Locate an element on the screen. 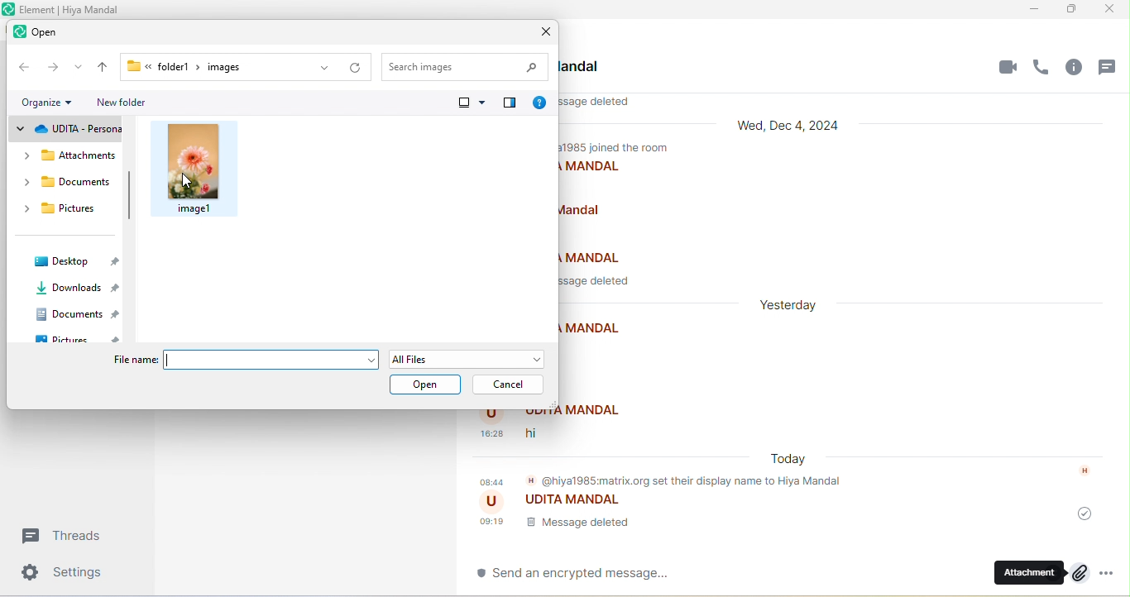 The image size is (1130, 597). udita mandal is located at coordinates (561, 502).